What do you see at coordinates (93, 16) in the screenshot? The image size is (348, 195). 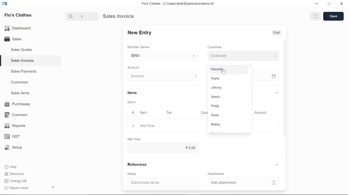 I see `next` at bounding box center [93, 16].